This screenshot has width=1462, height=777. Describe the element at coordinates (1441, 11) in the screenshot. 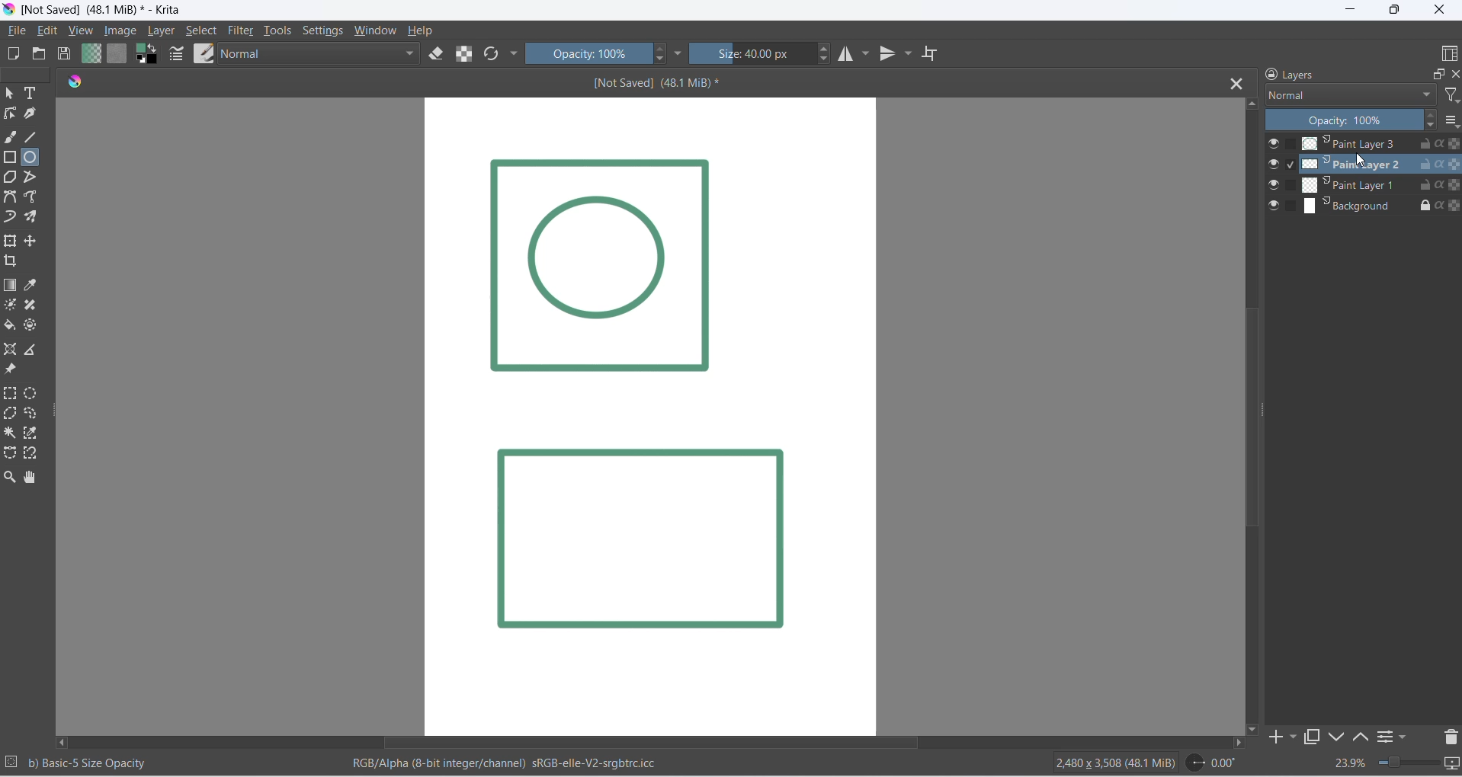

I see `close` at that location.